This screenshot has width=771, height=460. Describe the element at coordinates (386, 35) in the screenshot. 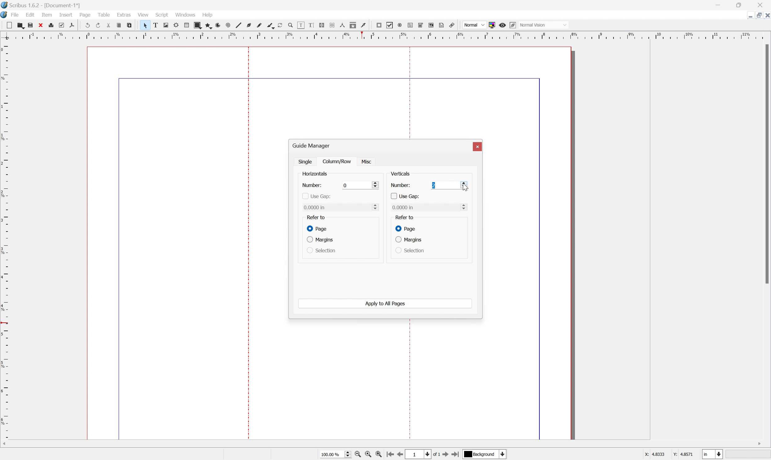

I see `ruler` at that location.